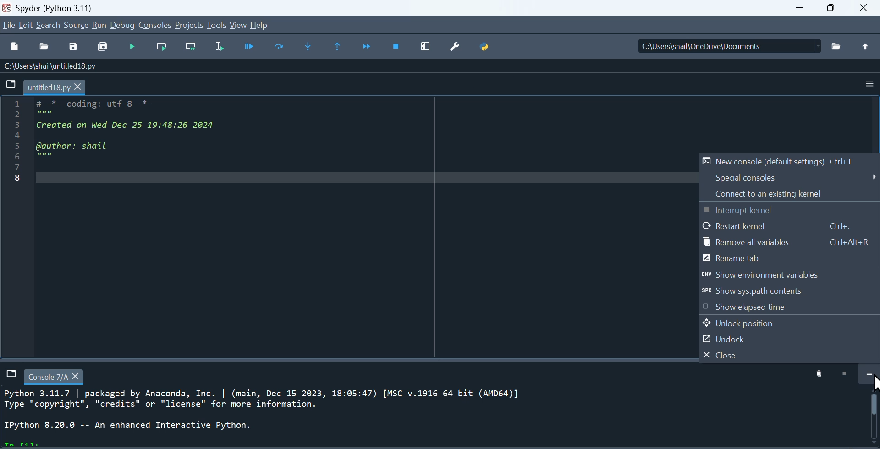 The image size is (880, 449). Describe the element at coordinates (864, 8) in the screenshot. I see `close` at that location.